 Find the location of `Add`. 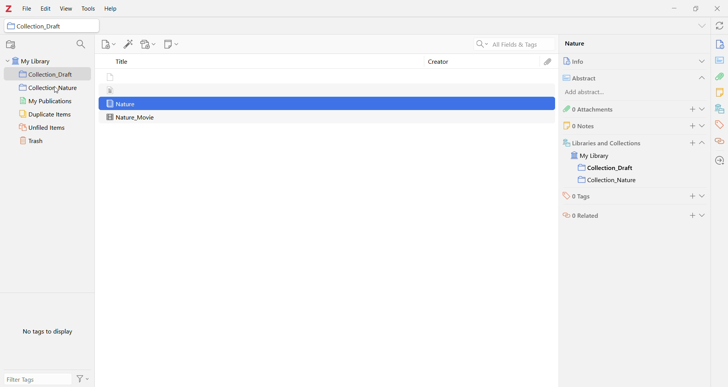

Add is located at coordinates (690, 213).